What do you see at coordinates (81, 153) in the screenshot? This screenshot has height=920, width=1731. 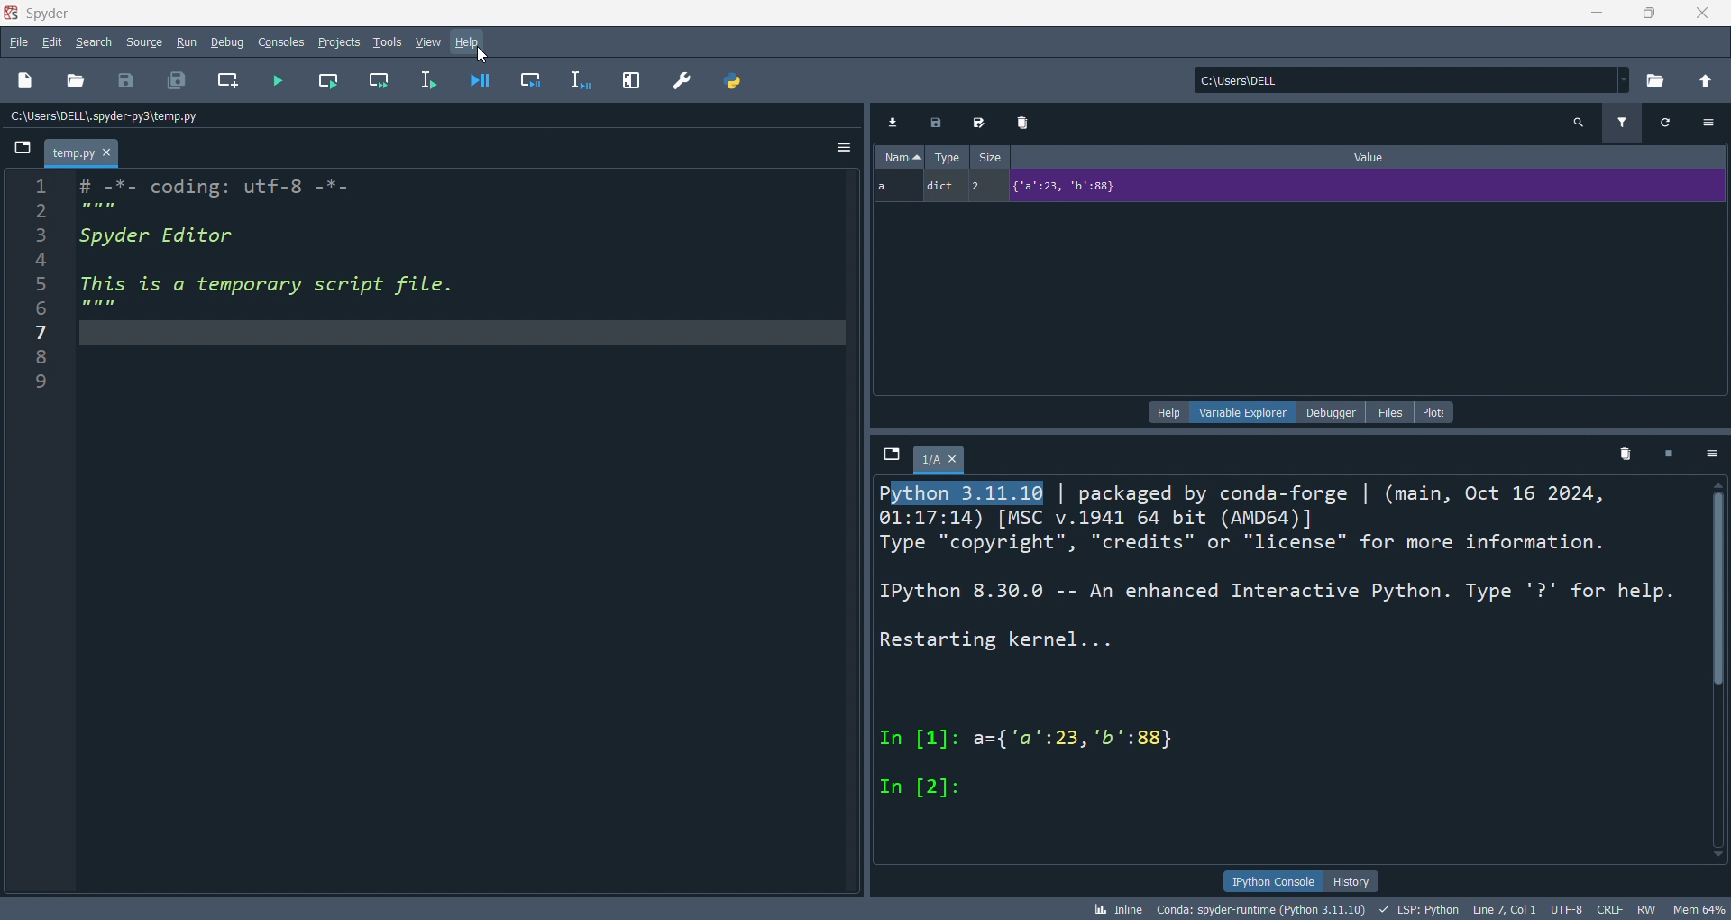 I see `temp.py` at bounding box center [81, 153].